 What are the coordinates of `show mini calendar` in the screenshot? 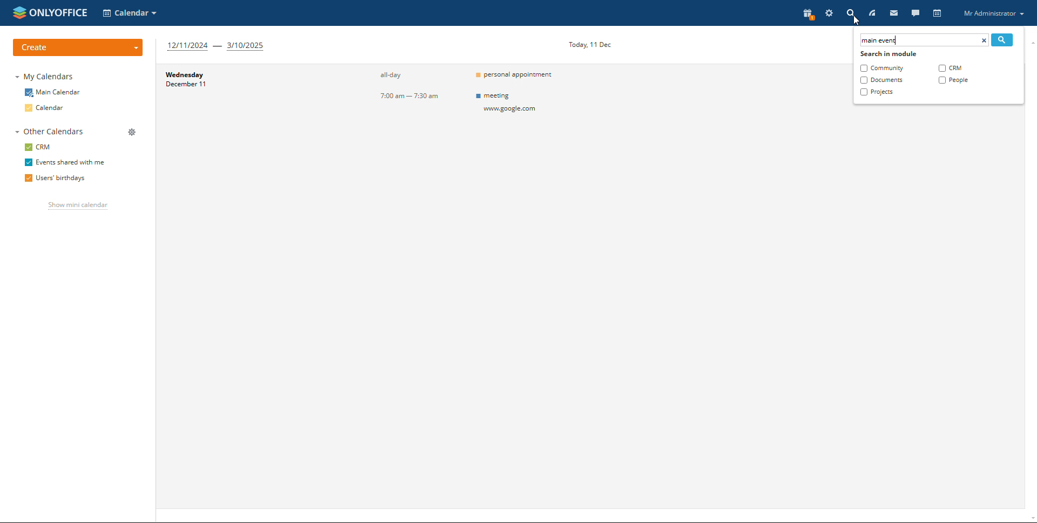 It's located at (79, 205).